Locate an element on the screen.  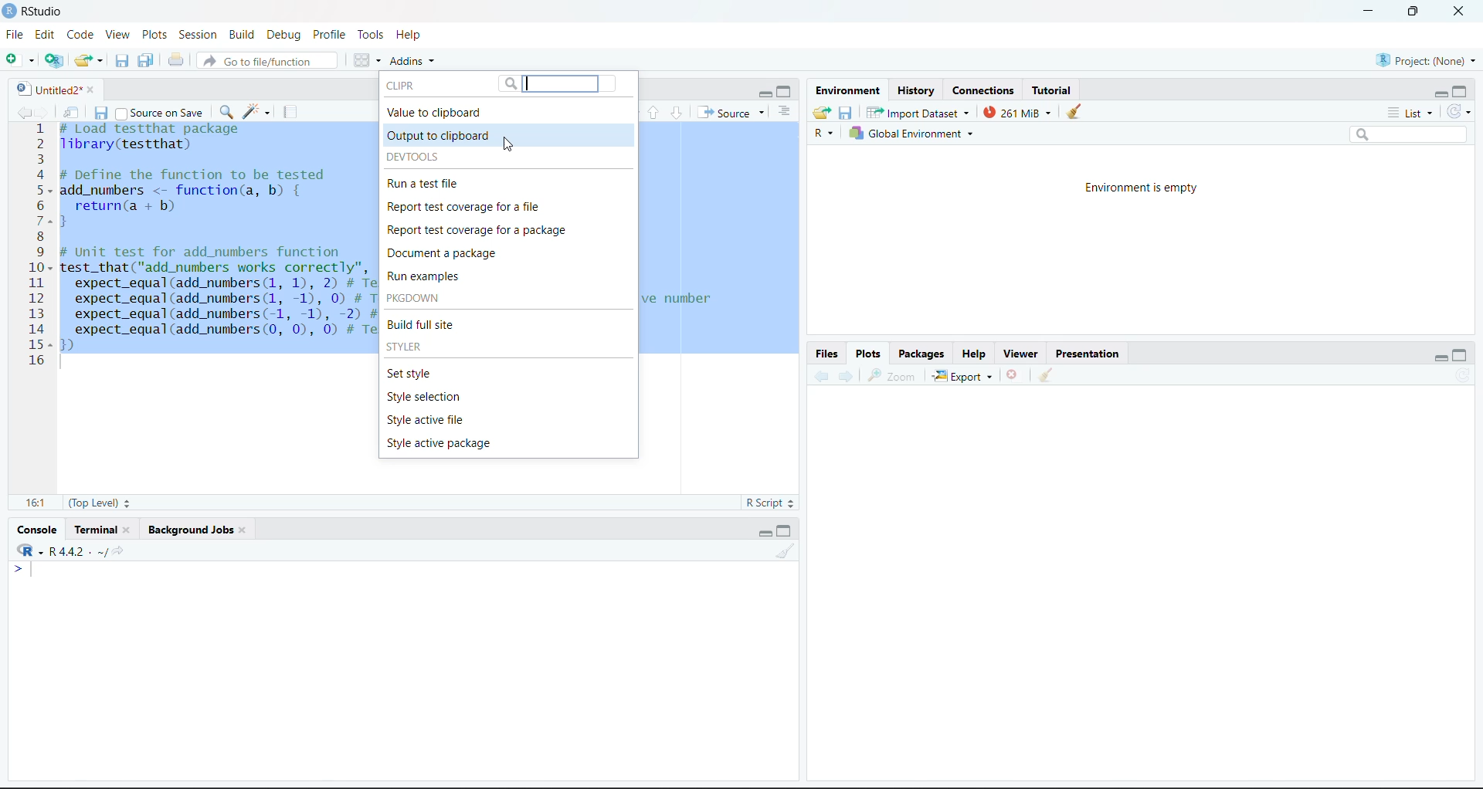
Run a test file is located at coordinates (420, 183).